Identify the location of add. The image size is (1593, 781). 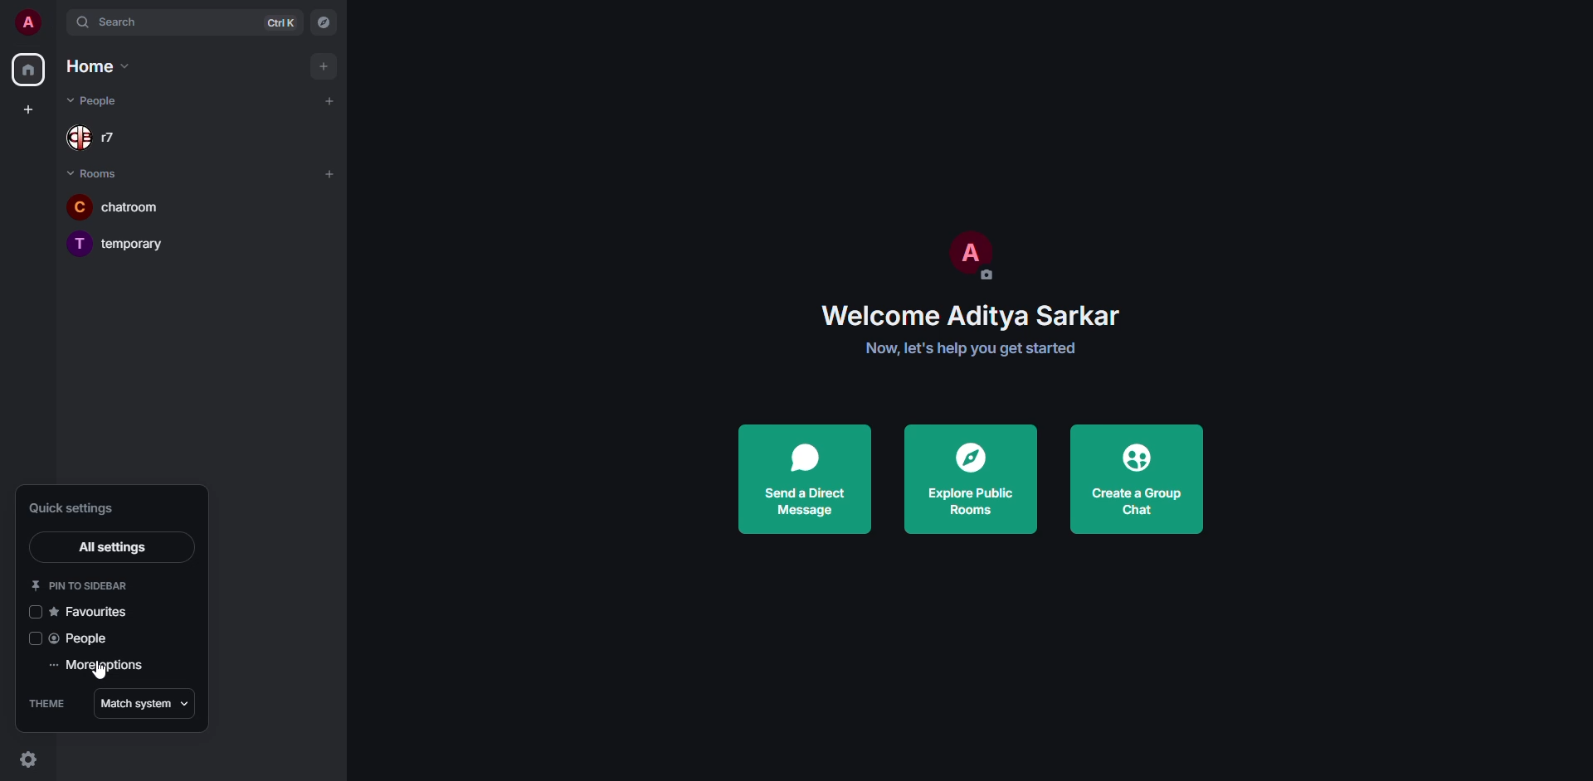
(329, 173).